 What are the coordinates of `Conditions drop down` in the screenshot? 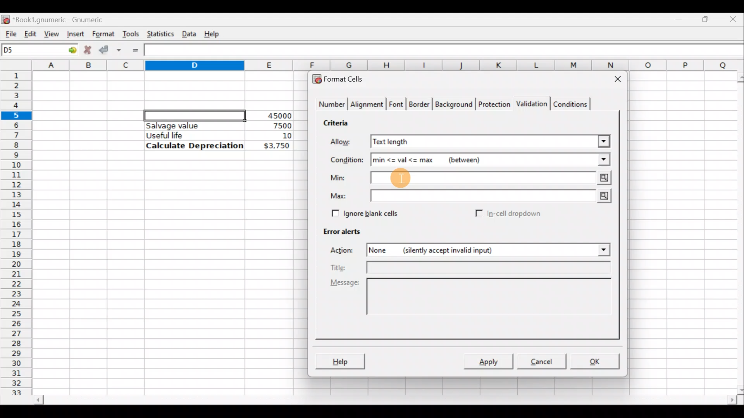 It's located at (596, 159).